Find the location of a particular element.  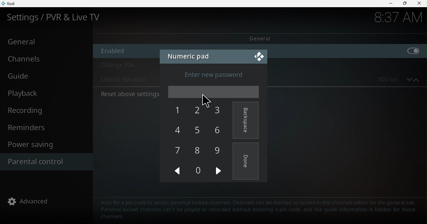

close is located at coordinates (420, 4).